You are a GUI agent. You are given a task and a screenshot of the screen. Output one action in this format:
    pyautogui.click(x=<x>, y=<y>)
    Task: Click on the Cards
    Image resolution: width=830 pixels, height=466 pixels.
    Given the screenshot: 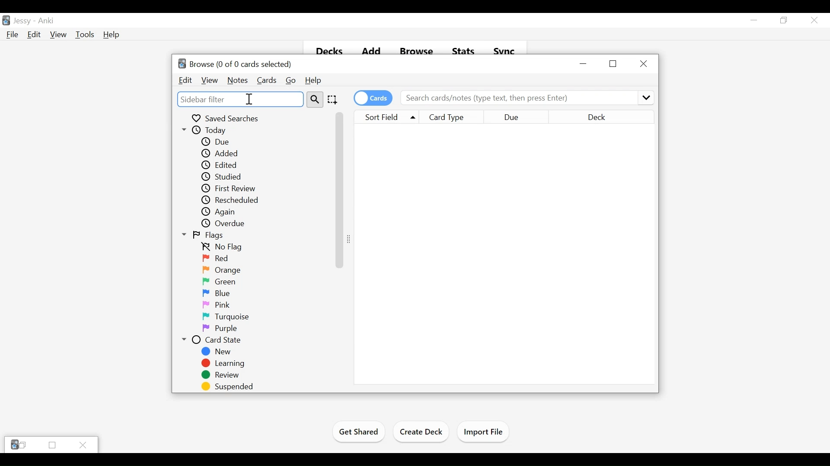 What is the action you would take?
    pyautogui.click(x=266, y=81)
    